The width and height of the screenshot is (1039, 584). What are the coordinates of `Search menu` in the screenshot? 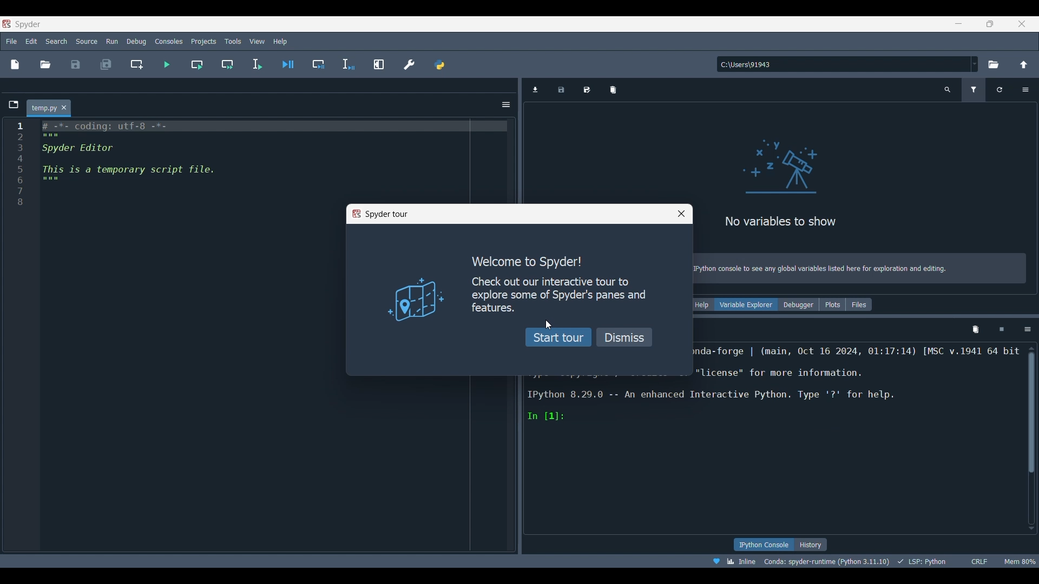 It's located at (56, 42).